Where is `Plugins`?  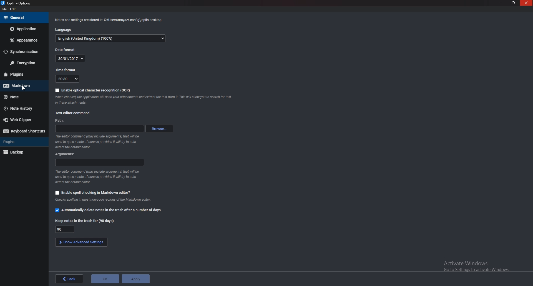 Plugins is located at coordinates (23, 142).